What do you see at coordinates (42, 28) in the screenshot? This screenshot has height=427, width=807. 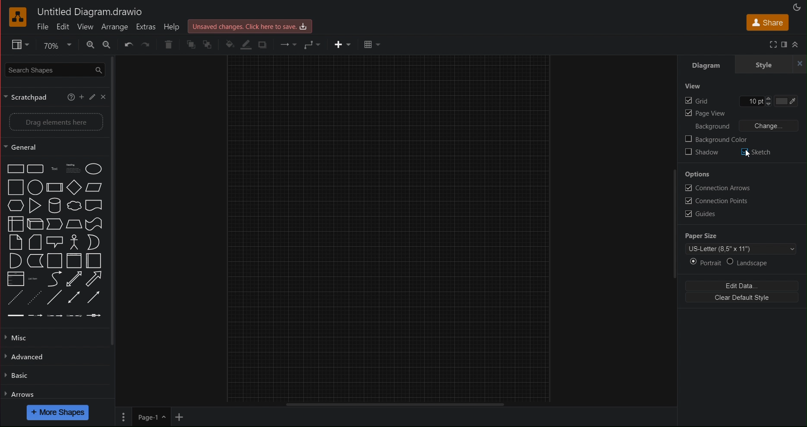 I see `File` at bounding box center [42, 28].